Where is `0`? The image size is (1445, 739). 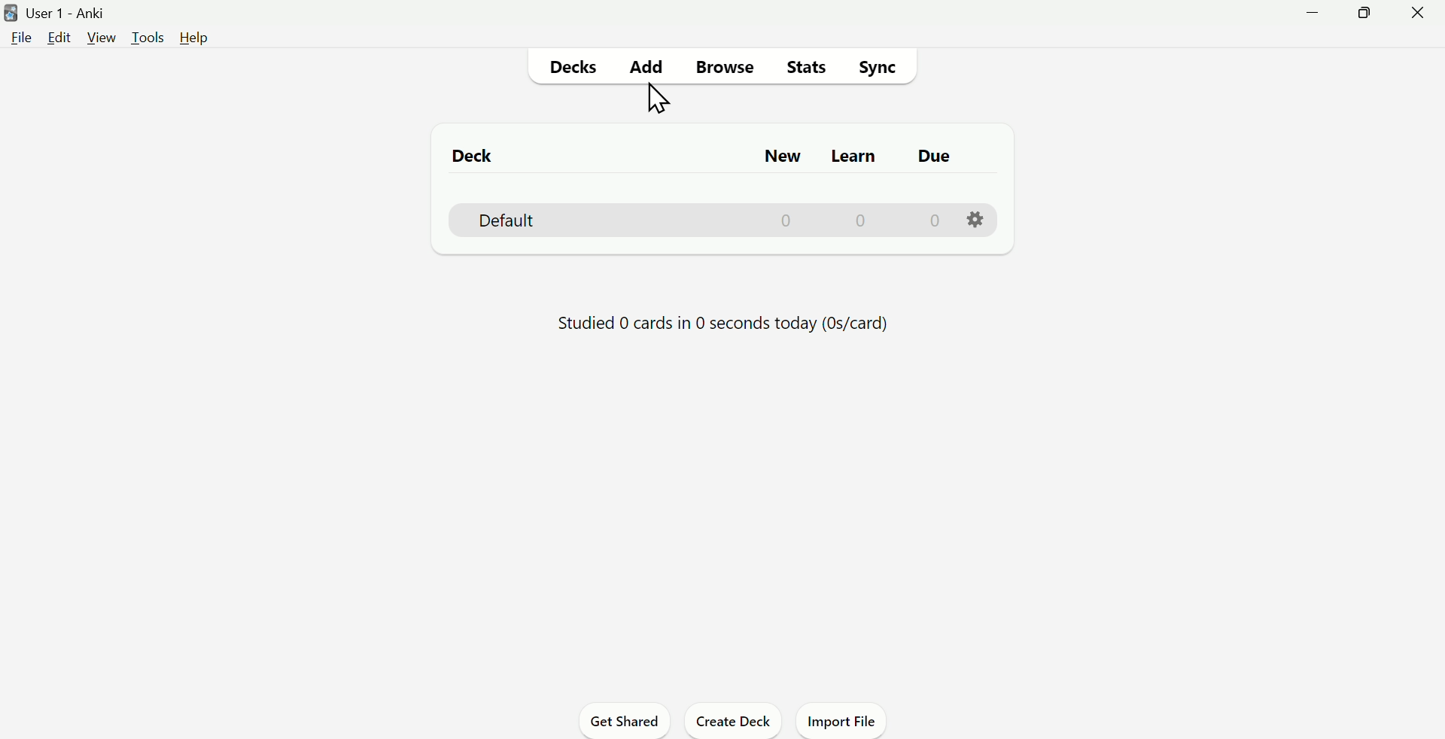 0 is located at coordinates (789, 220).